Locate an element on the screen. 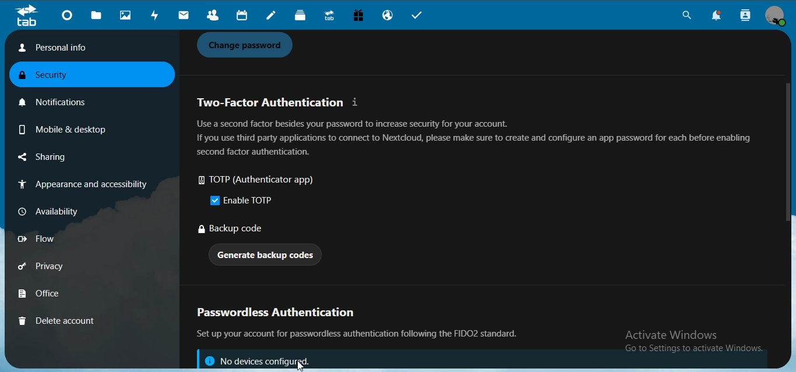  personal info is located at coordinates (87, 48).